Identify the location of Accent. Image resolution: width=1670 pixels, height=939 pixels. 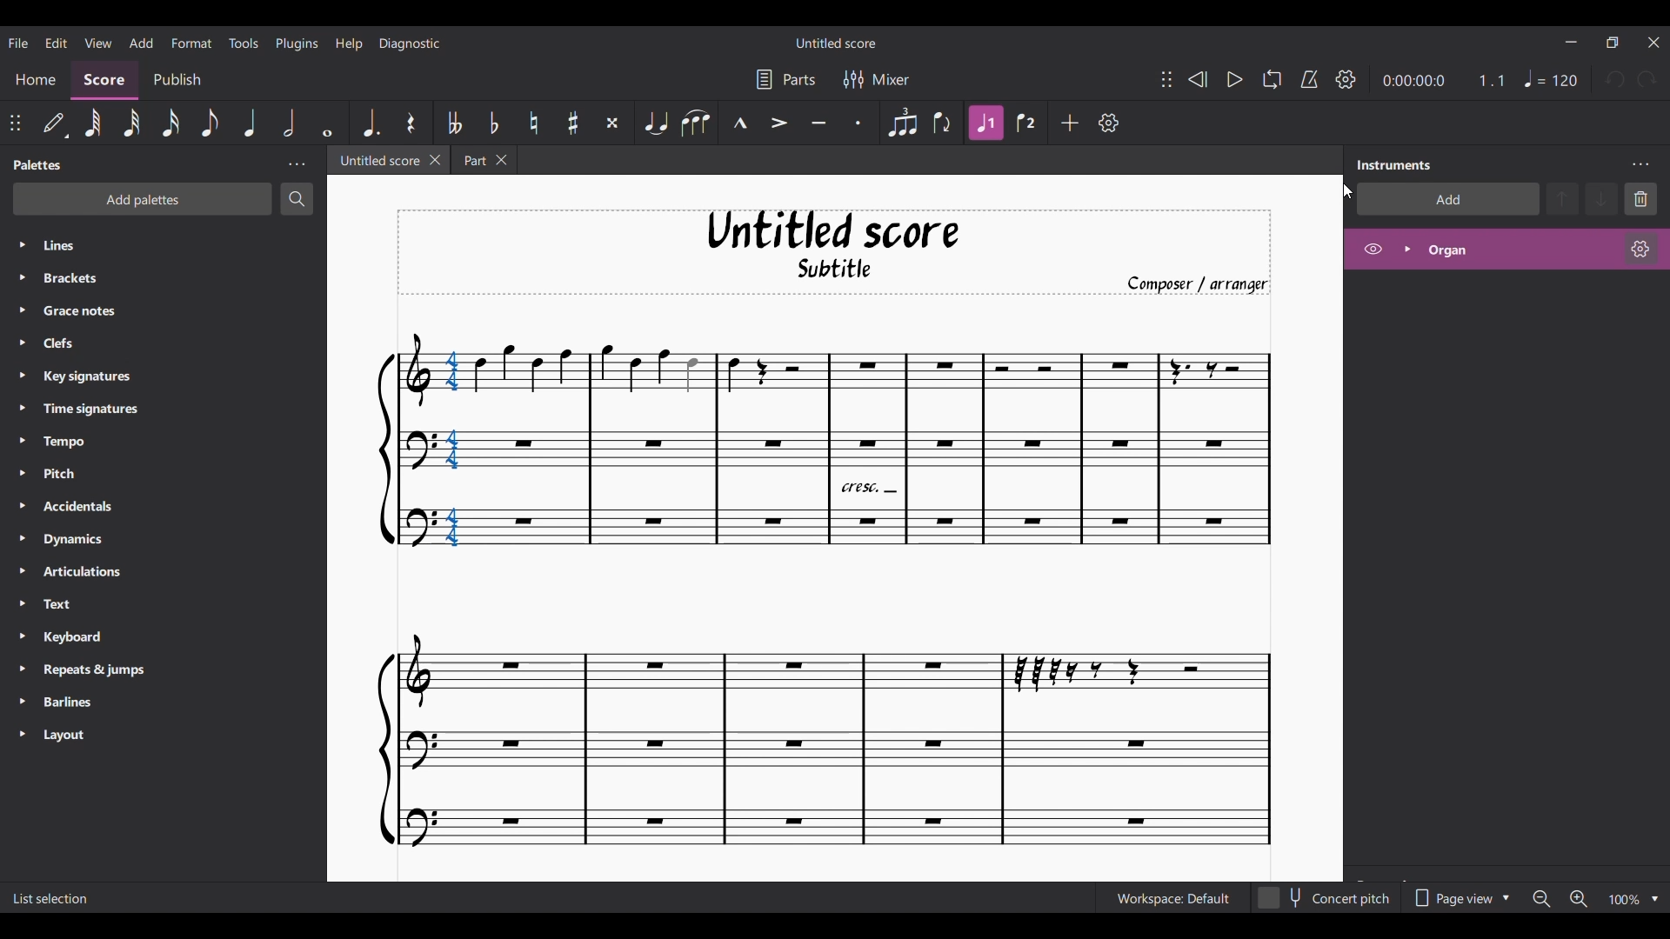
(779, 123).